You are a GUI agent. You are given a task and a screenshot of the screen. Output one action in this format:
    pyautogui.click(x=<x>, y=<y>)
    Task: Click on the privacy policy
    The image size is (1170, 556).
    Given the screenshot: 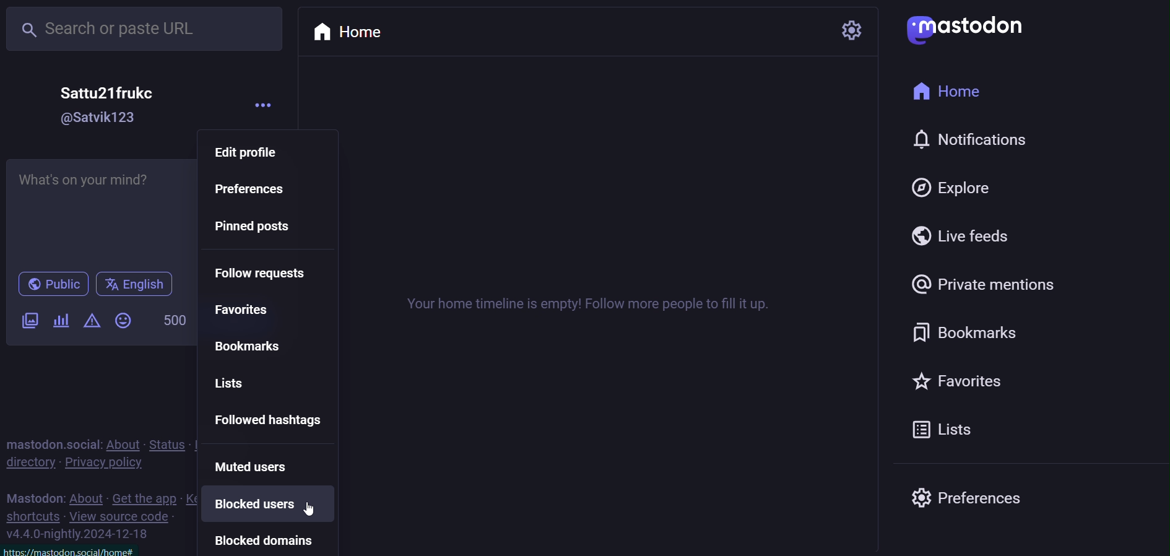 What is the action you would take?
    pyautogui.click(x=113, y=464)
    